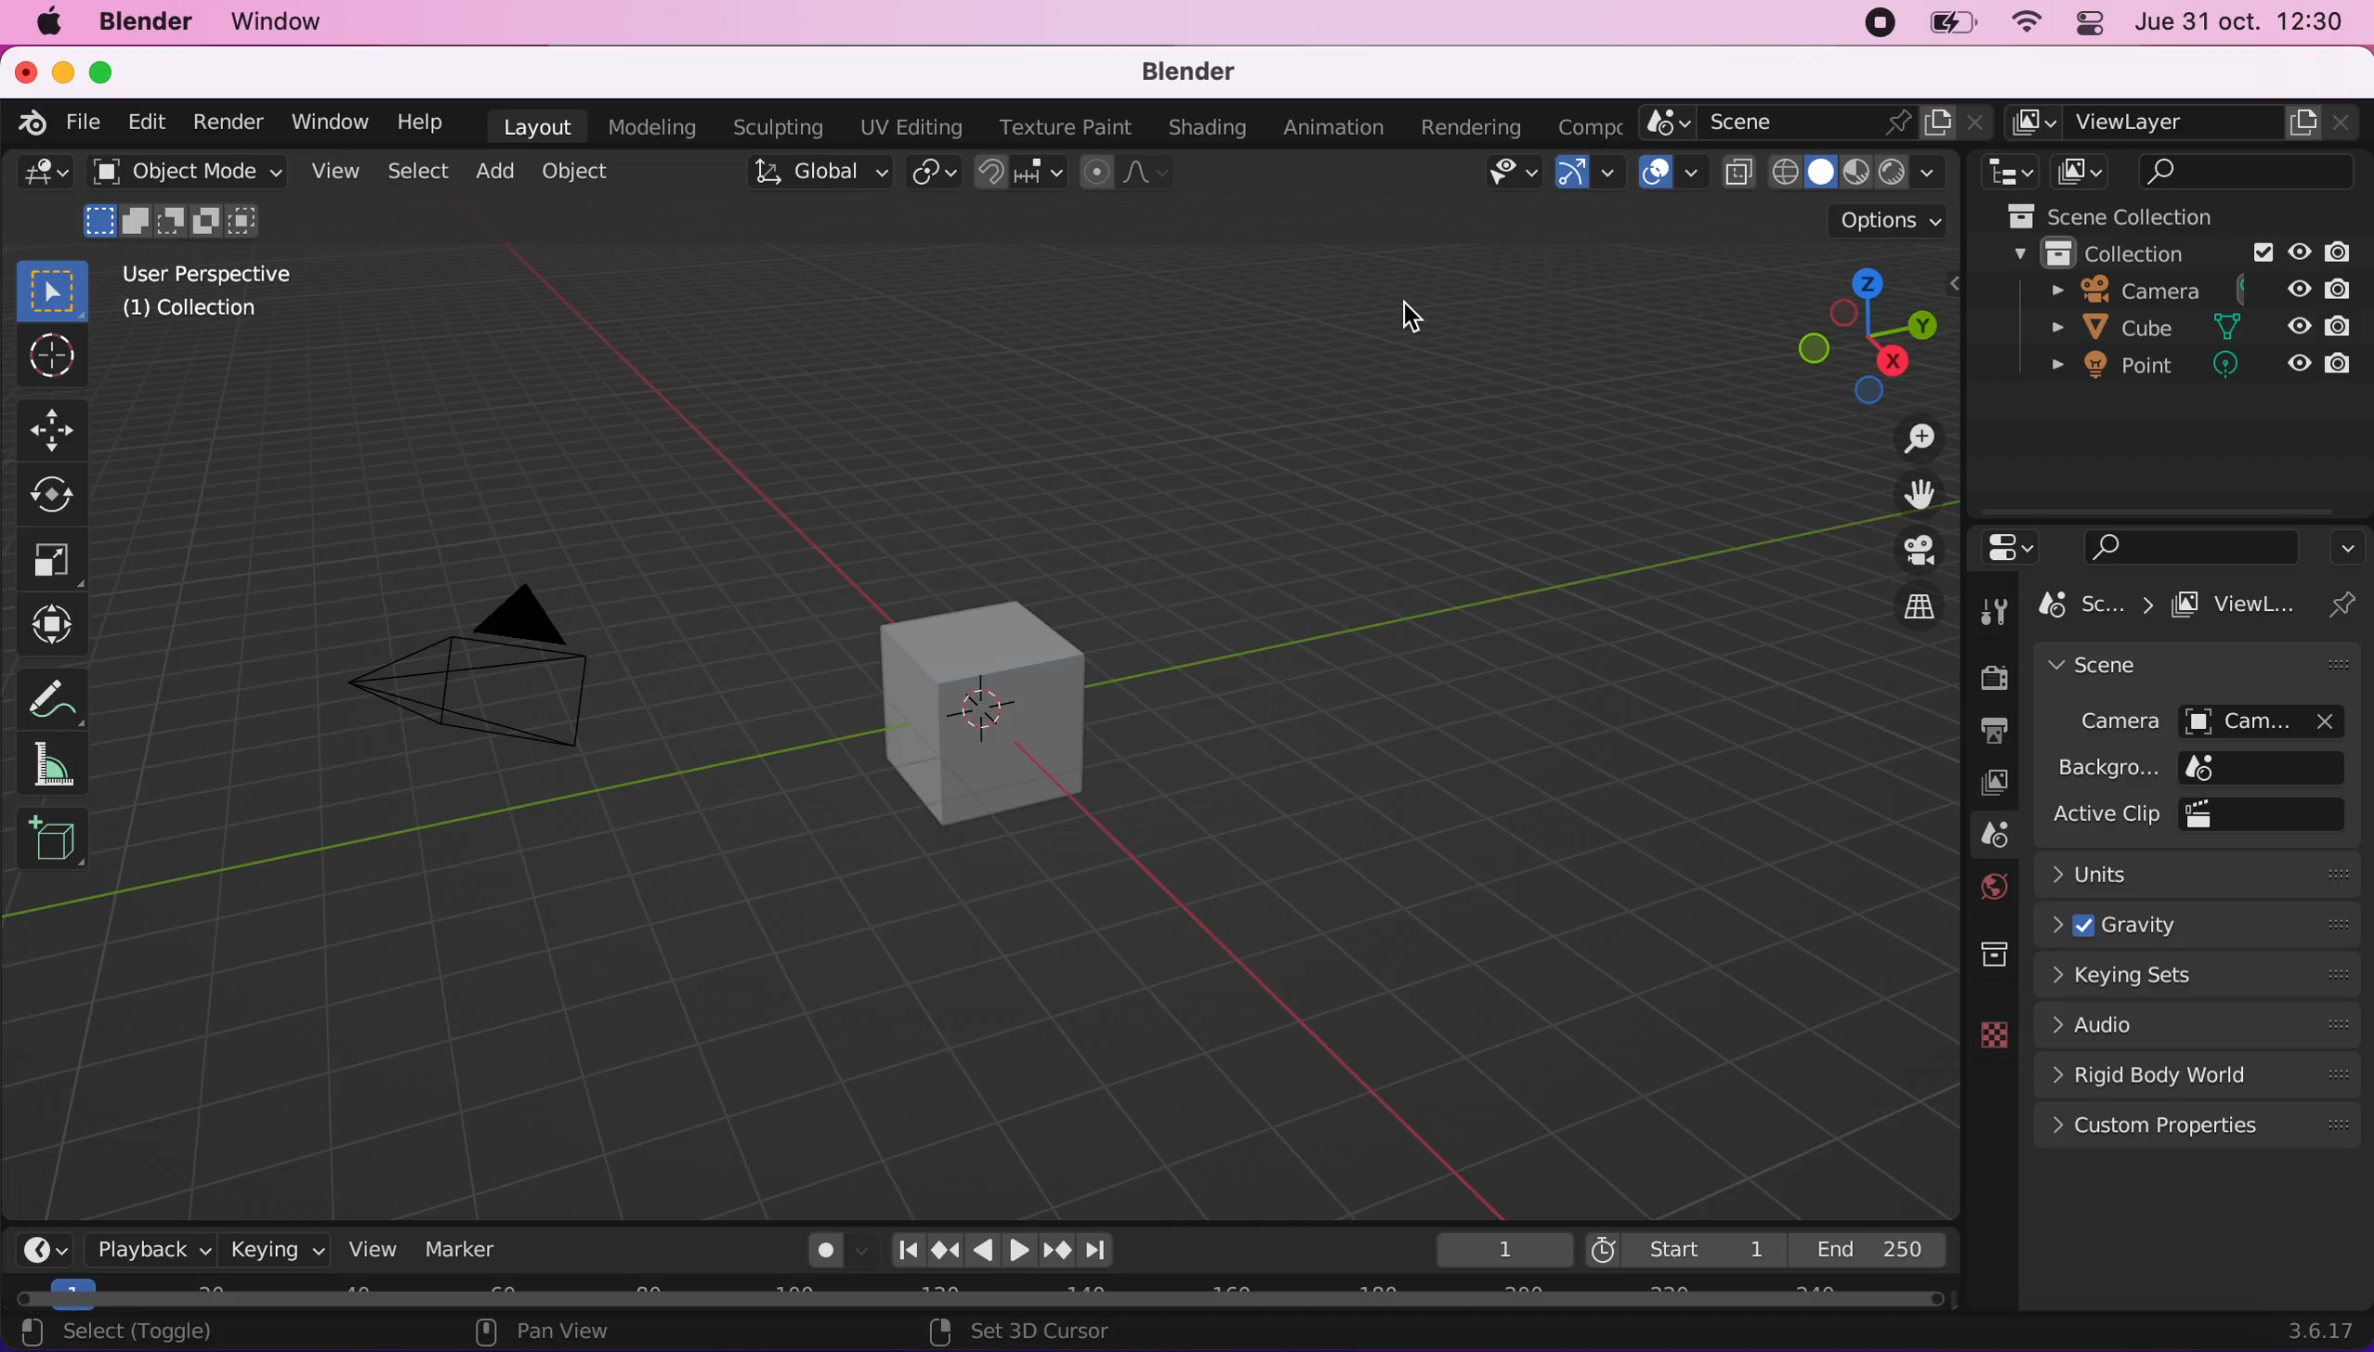 Image resolution: width=2374 pixels, height=1352 pixels. I want to click on overlays, so click(1672, 177).